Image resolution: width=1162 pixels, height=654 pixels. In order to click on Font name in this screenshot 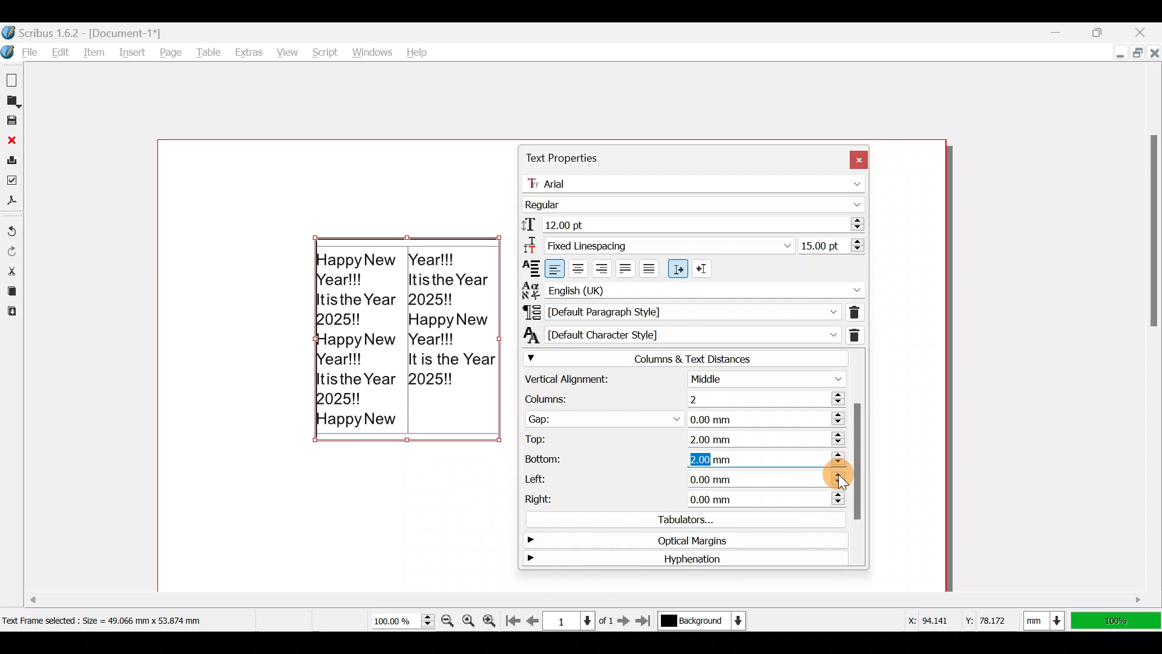, I will do `click(697, 181)`.